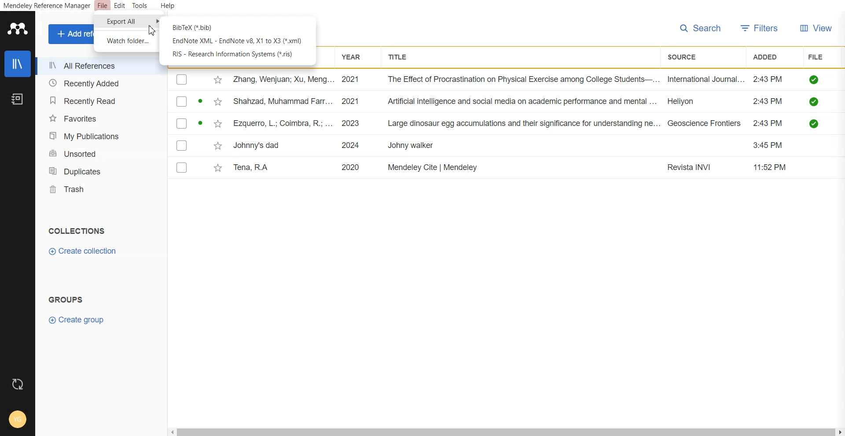 This screenshot has width=845, height=436. Describe the element at coordinates (97, 101) in the screenshot. I see `Recently Read` at that location.